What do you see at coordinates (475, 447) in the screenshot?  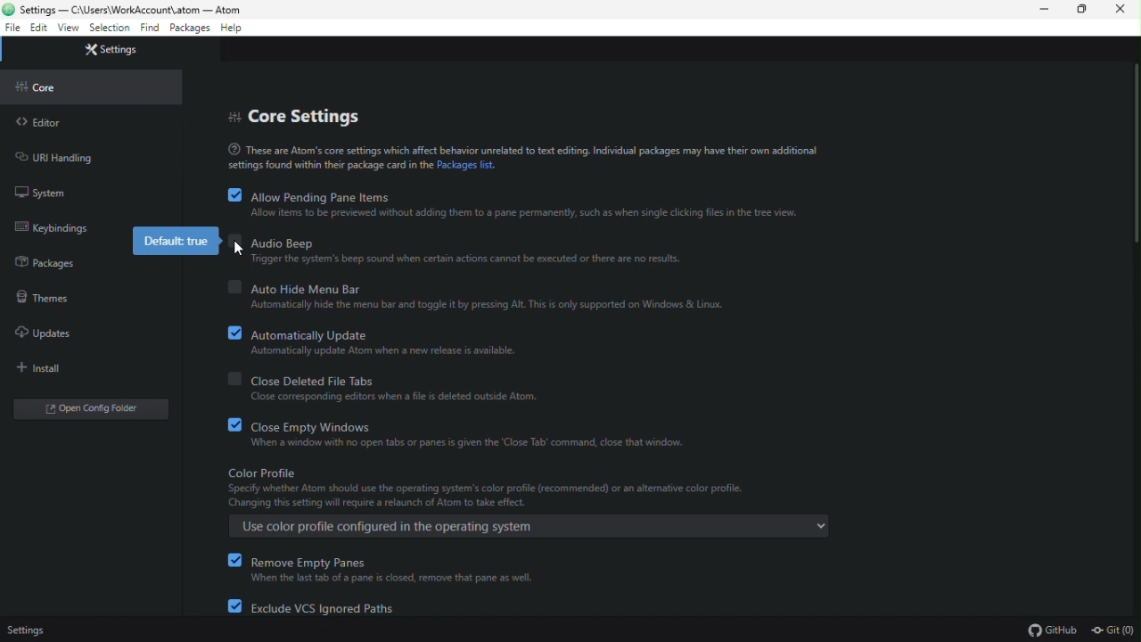 I see `When a window with no open tabs or panes is given the 'Close tab' command, close that window.` at bounding box center [475, 447].